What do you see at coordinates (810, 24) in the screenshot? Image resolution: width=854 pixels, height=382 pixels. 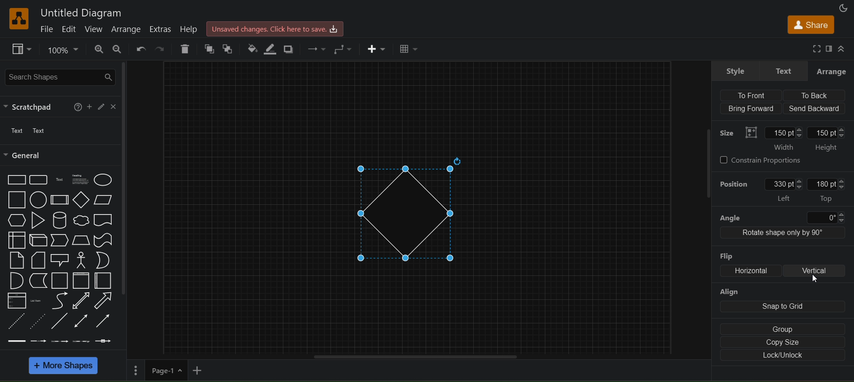 I see `share` at bounding box center [810, 24].